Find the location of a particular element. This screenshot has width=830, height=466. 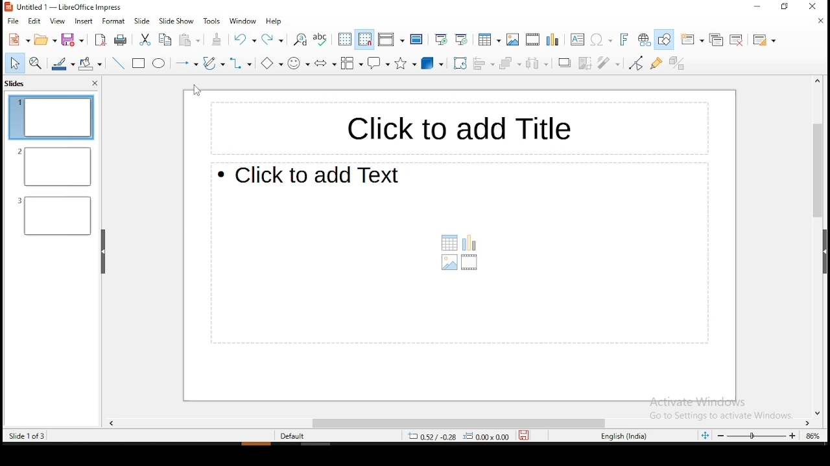

copy is located at coordinates (165, 40).